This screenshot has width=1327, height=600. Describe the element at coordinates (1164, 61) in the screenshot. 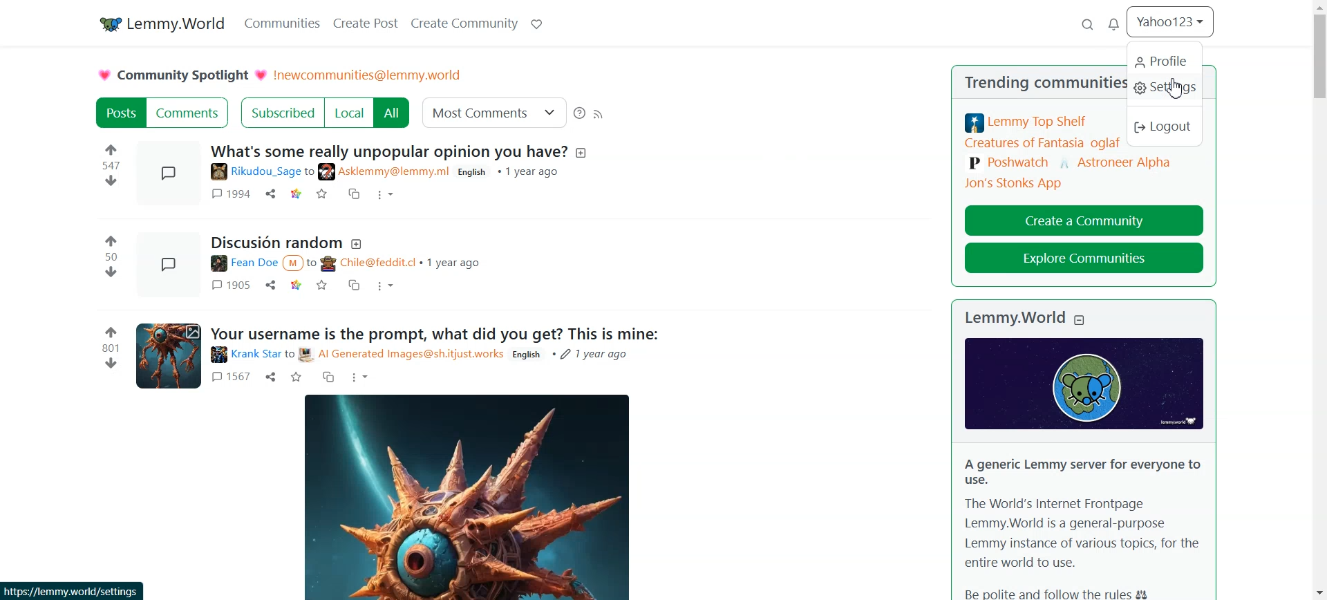

I see `Profile` at that location.